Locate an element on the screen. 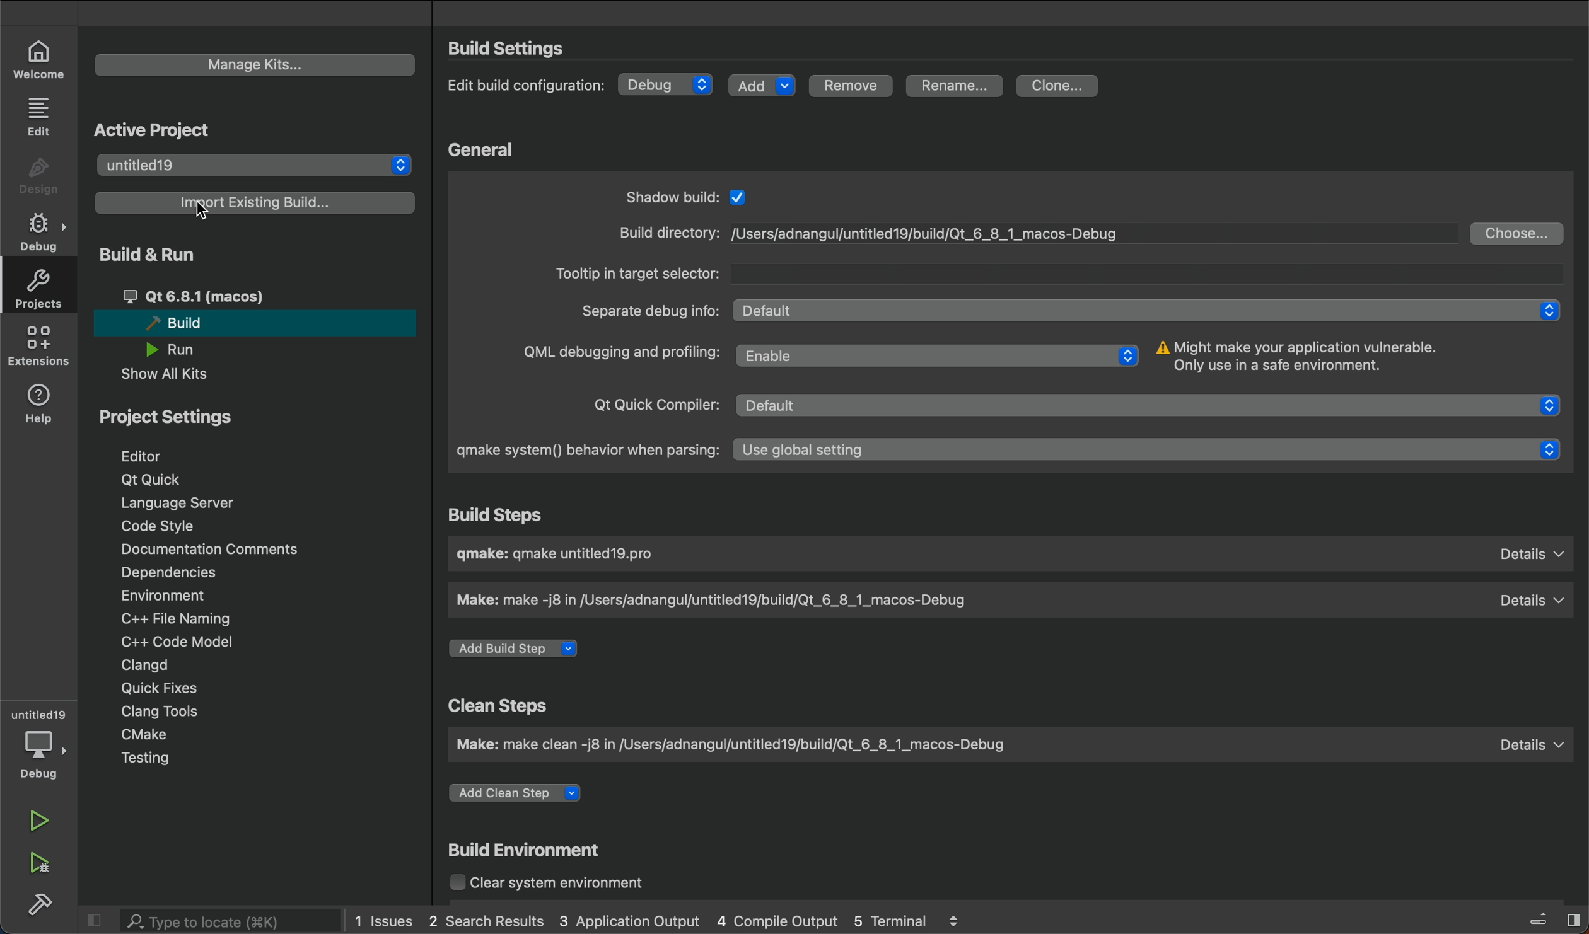 The height and width of the screenshot is (934, 1589). rename is located at coordinates (958, 87).